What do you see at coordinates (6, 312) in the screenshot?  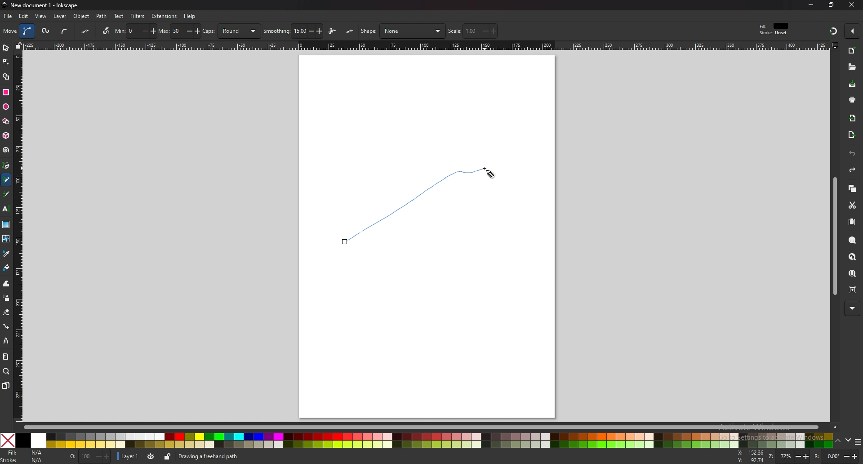 I see `eraser` at bounding box center [6, 312].